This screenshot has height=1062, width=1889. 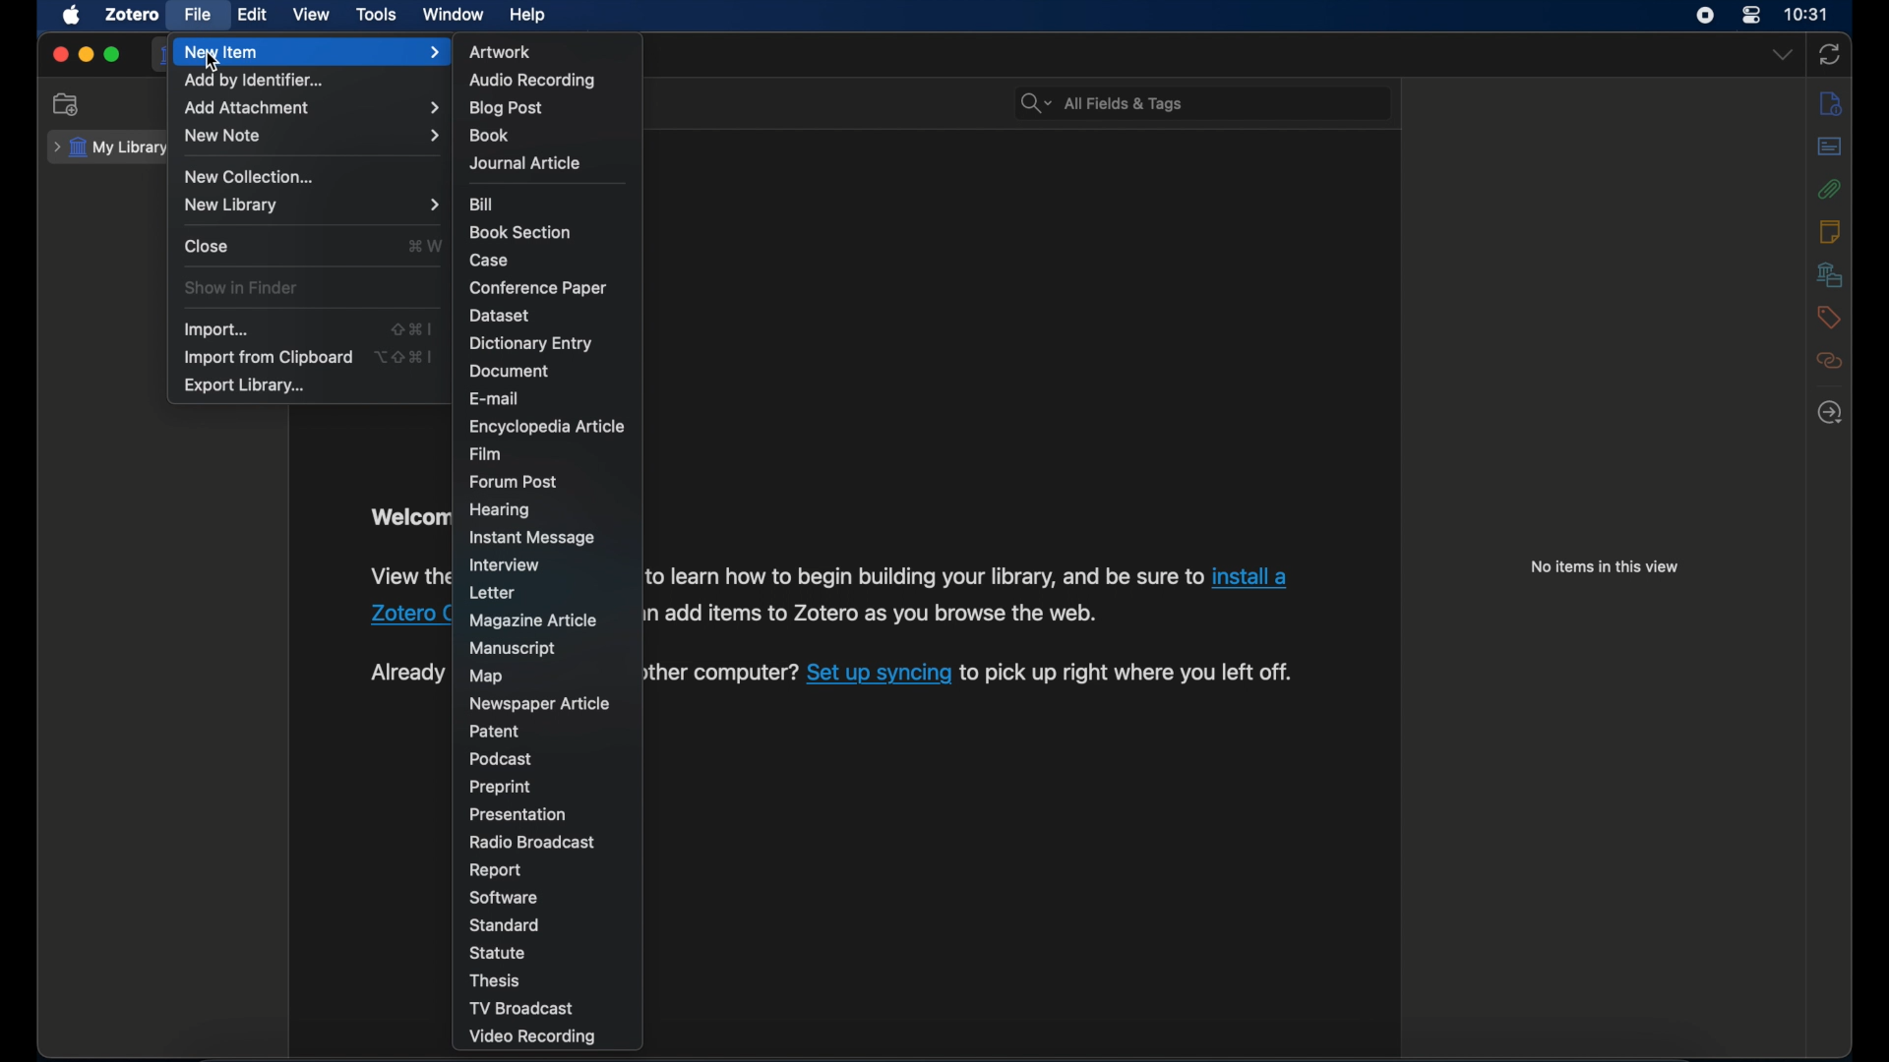 I want to click on info, so click(x=1831, y=102).